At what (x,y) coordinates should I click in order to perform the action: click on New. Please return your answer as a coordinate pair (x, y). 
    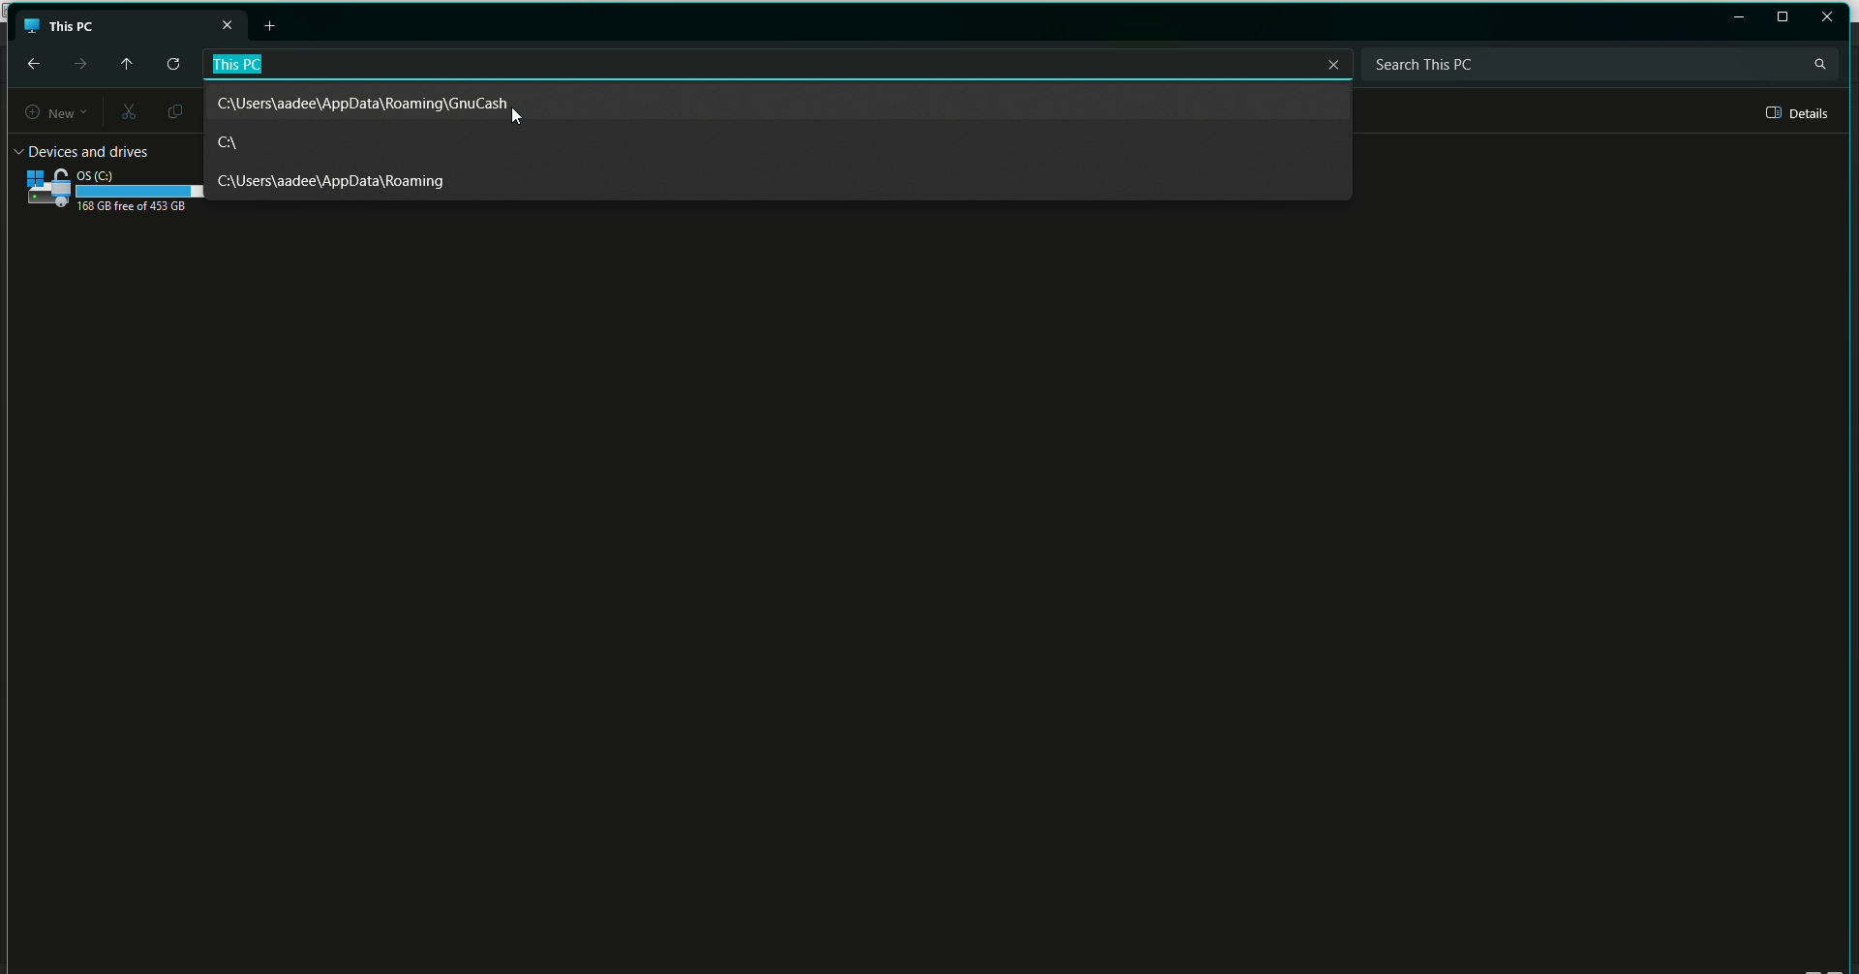
    Looking at the image, I should click on (46, 113).